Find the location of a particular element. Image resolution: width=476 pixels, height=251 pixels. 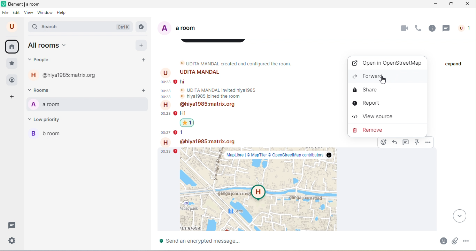

start a chat is located at coordinates (144, 60).